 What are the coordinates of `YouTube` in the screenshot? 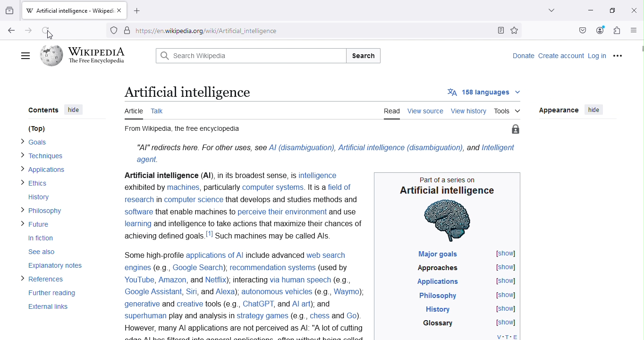 It's located at (136, 280).